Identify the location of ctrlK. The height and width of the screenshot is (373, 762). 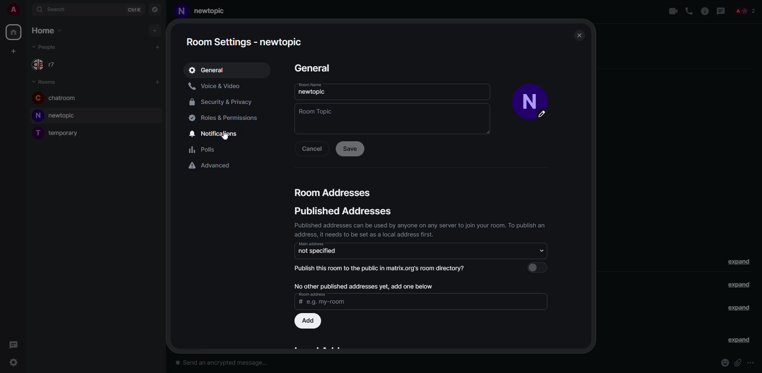
(134, 11).